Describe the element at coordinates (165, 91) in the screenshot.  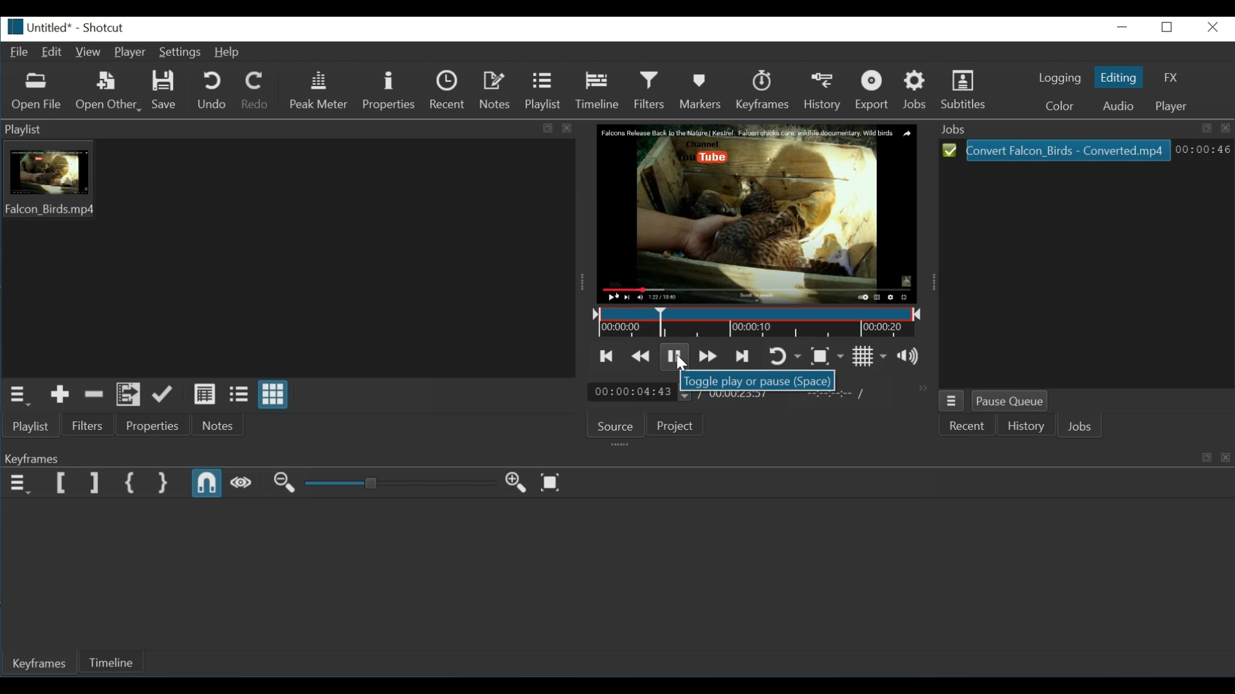
I see `Save` at that location.